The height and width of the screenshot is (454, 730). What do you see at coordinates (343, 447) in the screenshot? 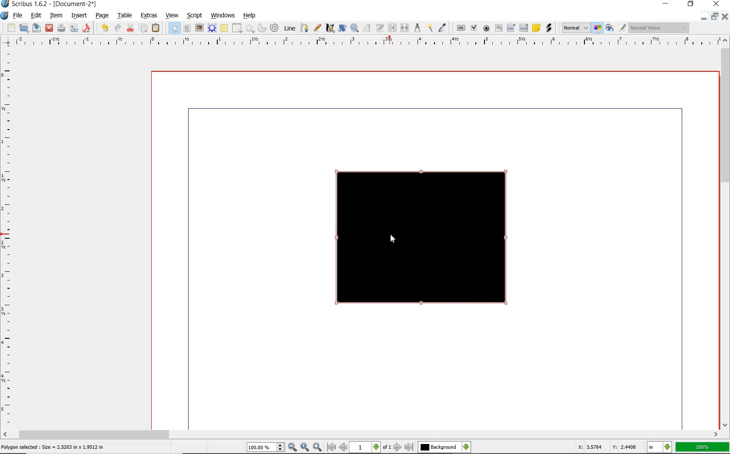
I see `go to previous page` at bounding box center [343, 447].